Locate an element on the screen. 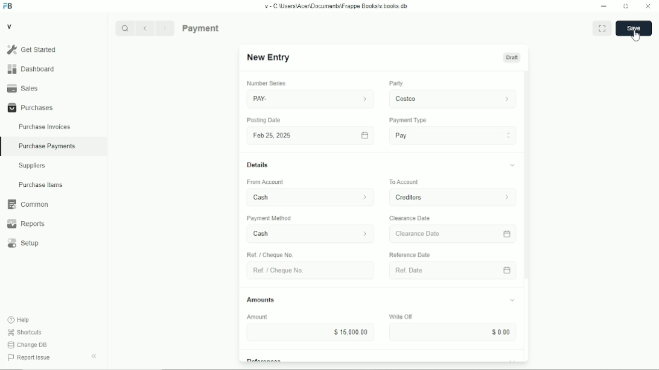 The image size is (659, 370). Draft is located at coordinates (512, 57).